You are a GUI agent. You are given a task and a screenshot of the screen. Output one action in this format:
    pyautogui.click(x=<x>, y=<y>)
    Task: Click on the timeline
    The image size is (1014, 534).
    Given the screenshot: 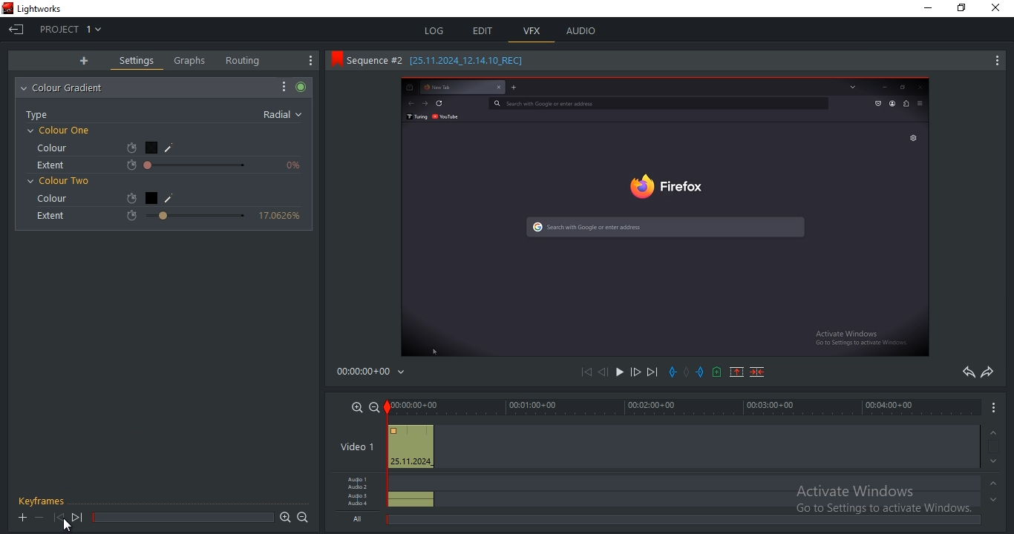 What is the action you would take?
    pyautogui.click(x=684, y=406)
    